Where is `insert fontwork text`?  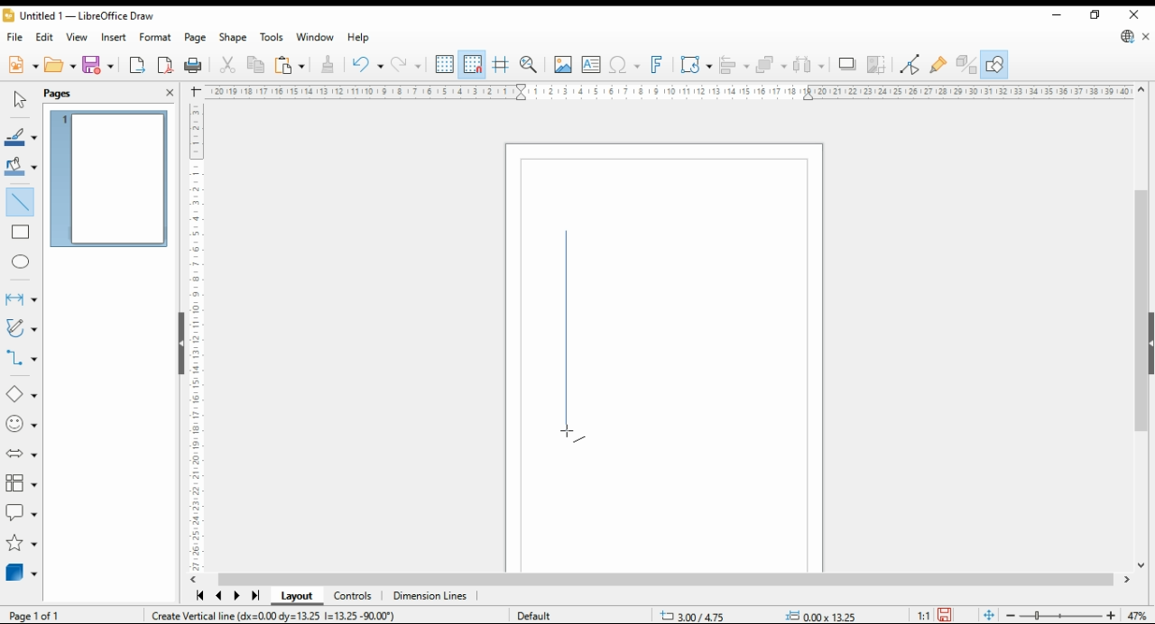
insert fontwork text is located at coordinates (657, 65).